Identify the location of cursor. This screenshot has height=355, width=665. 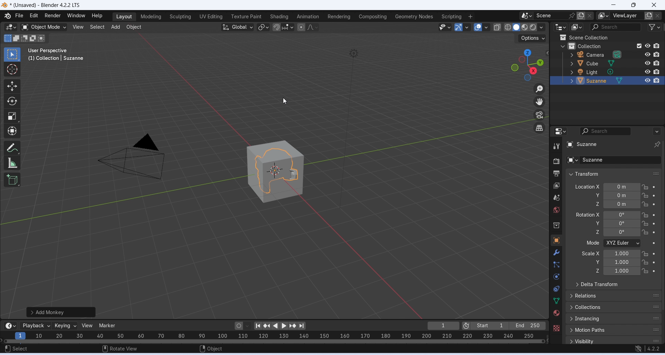
(286, 102).